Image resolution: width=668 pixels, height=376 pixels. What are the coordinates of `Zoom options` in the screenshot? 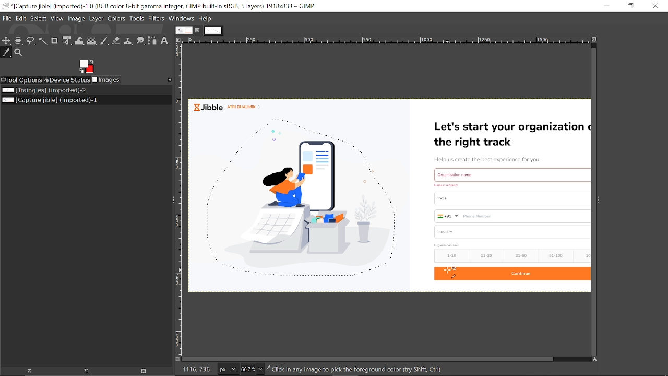 It's located at (261, 369).